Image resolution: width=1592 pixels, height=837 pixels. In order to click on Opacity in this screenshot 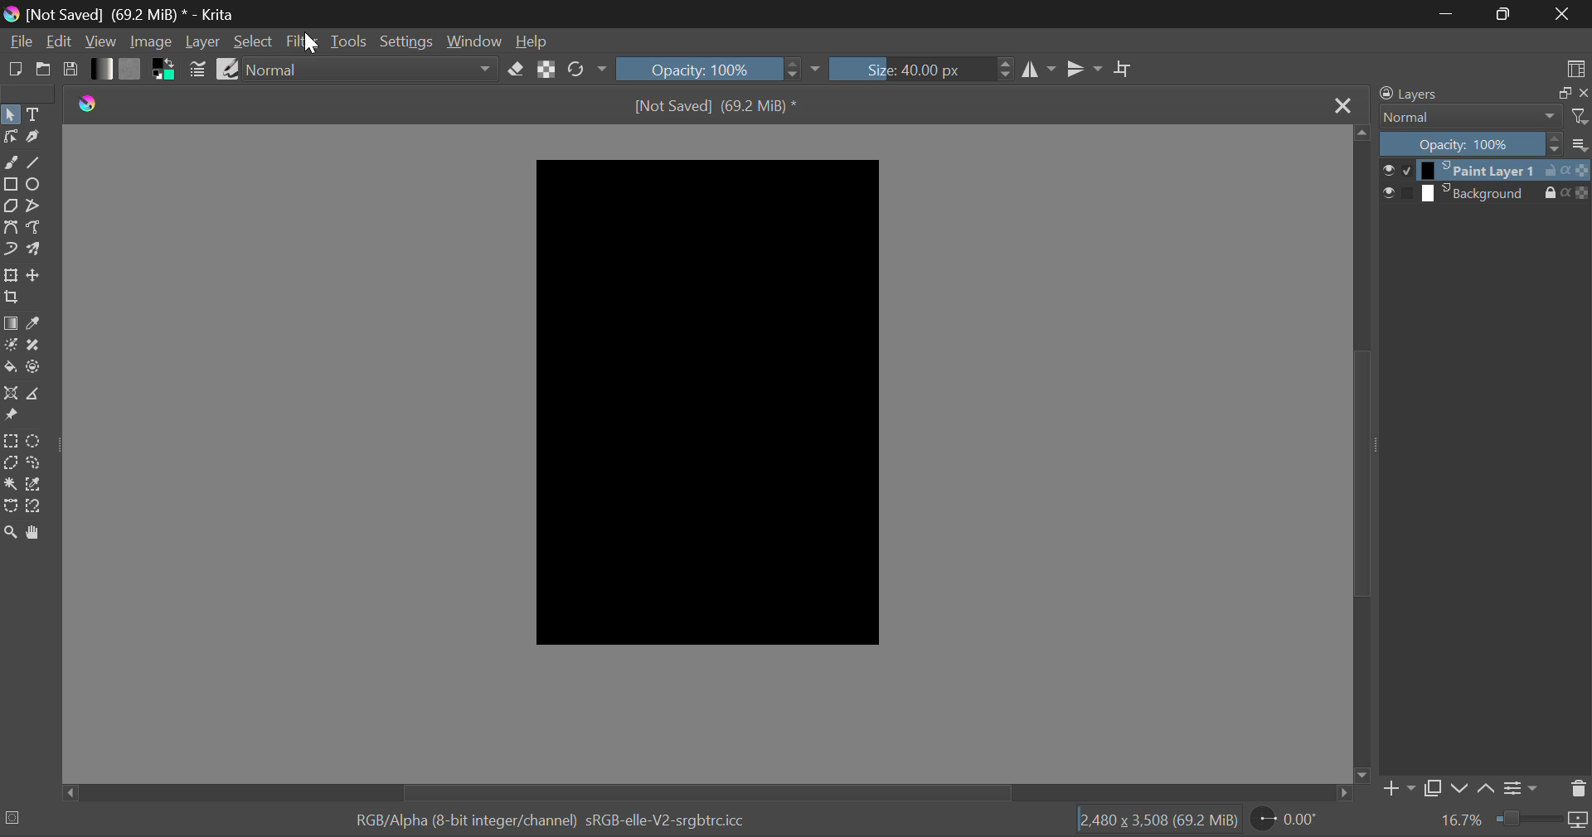, I will do `click(1468, 143)`.